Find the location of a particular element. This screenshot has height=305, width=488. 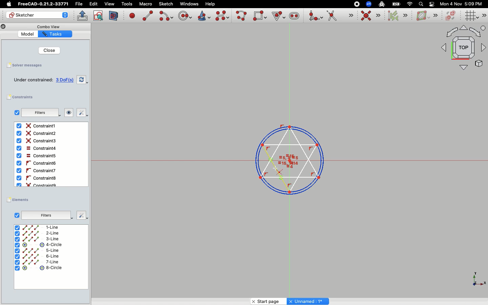

Start page is located at coordinates (267, 300).